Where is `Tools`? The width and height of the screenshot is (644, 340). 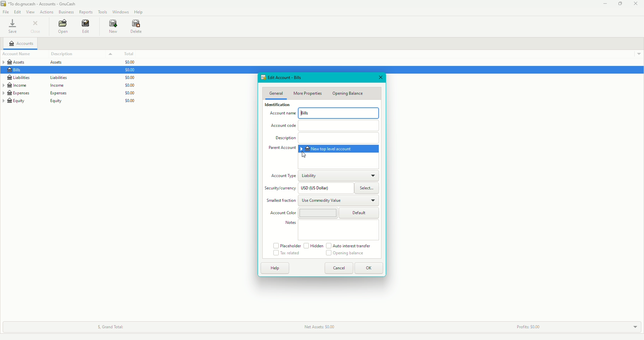
Tools is located at coordinates (103, 12).